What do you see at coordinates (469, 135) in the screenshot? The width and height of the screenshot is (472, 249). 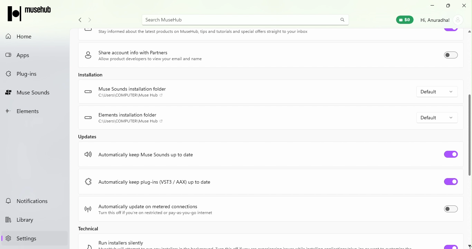 I see `scroll bar` at bounding box center [469, 135].